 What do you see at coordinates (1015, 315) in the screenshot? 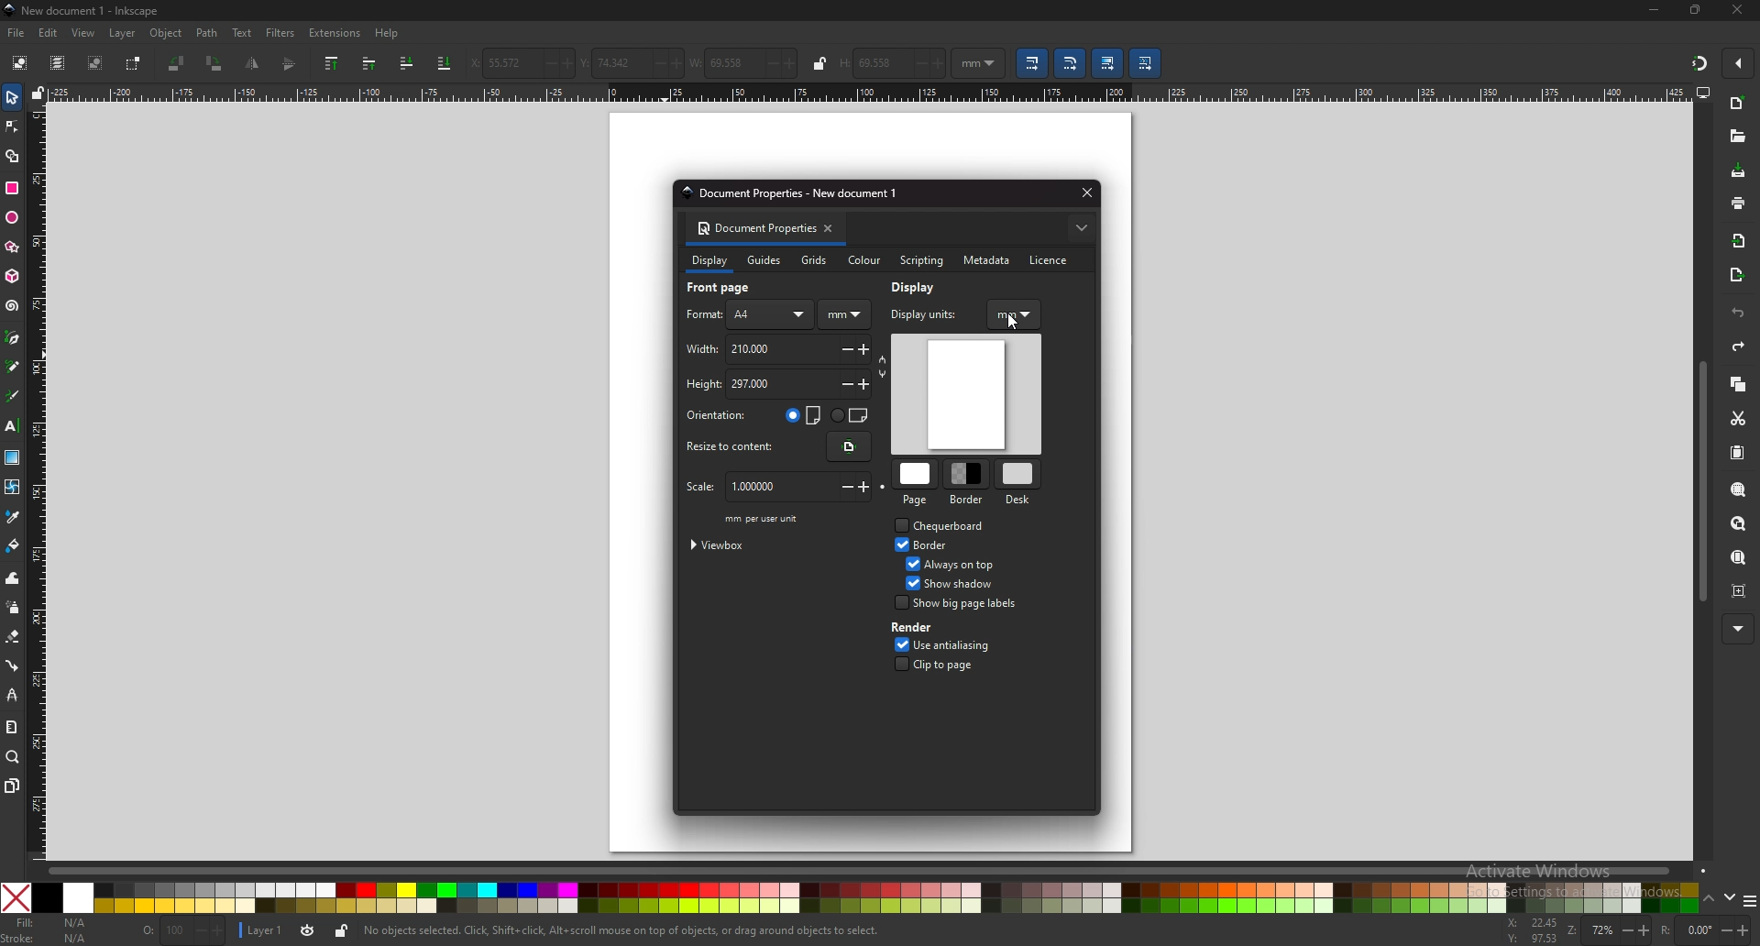
I see `mm` at bounding box center [1015, 315].